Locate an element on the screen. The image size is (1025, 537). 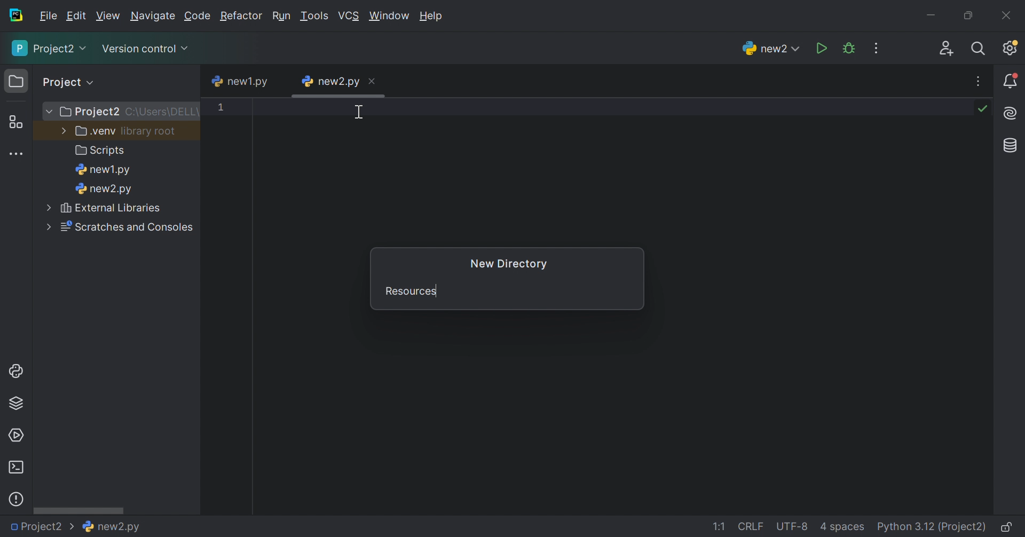
View is located at coordinates (108, 17).